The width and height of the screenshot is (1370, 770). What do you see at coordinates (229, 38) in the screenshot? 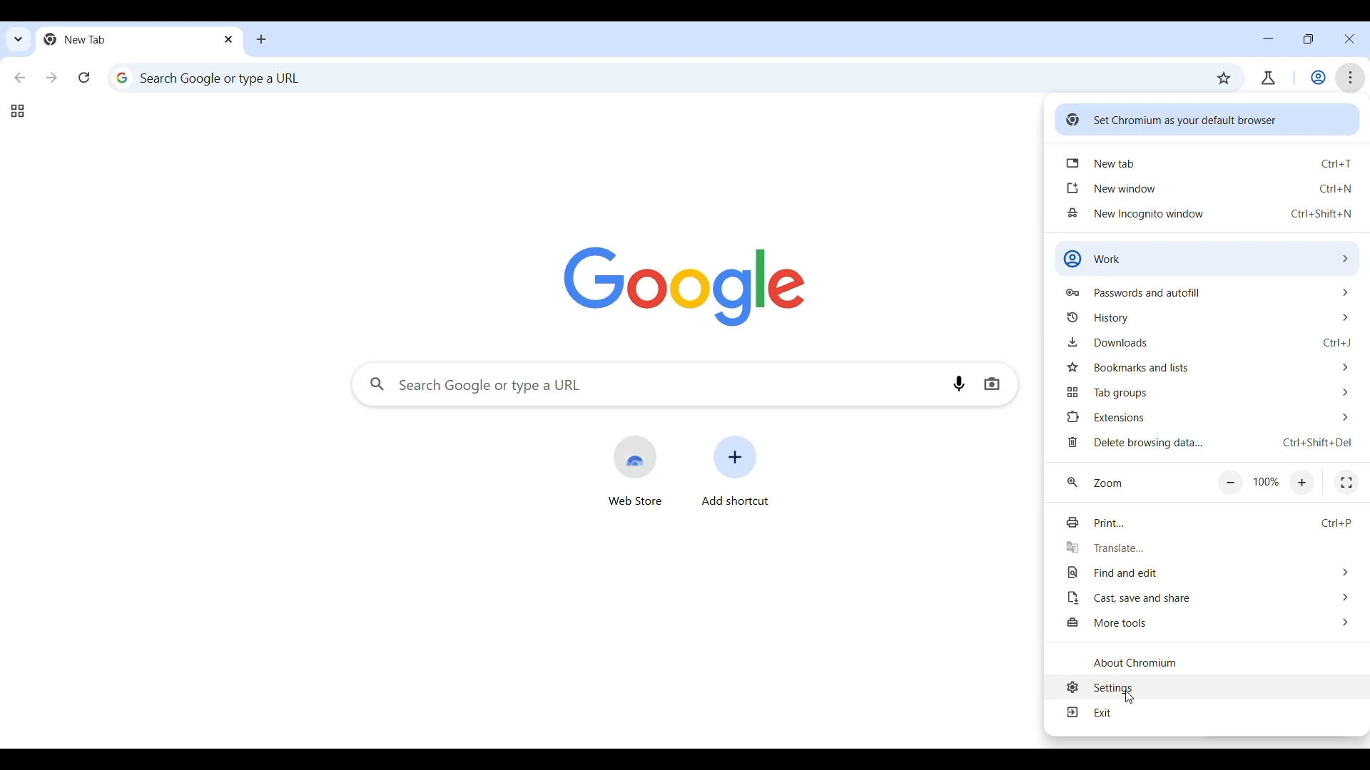
I see `Close tab` at bounding box center [229, 38].